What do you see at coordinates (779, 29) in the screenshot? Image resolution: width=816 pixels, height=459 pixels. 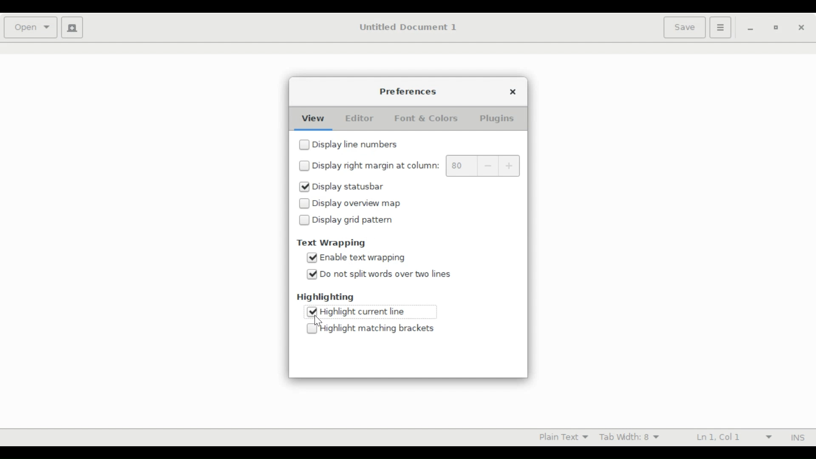 I see `Restore` at bounding box center [779, 29].